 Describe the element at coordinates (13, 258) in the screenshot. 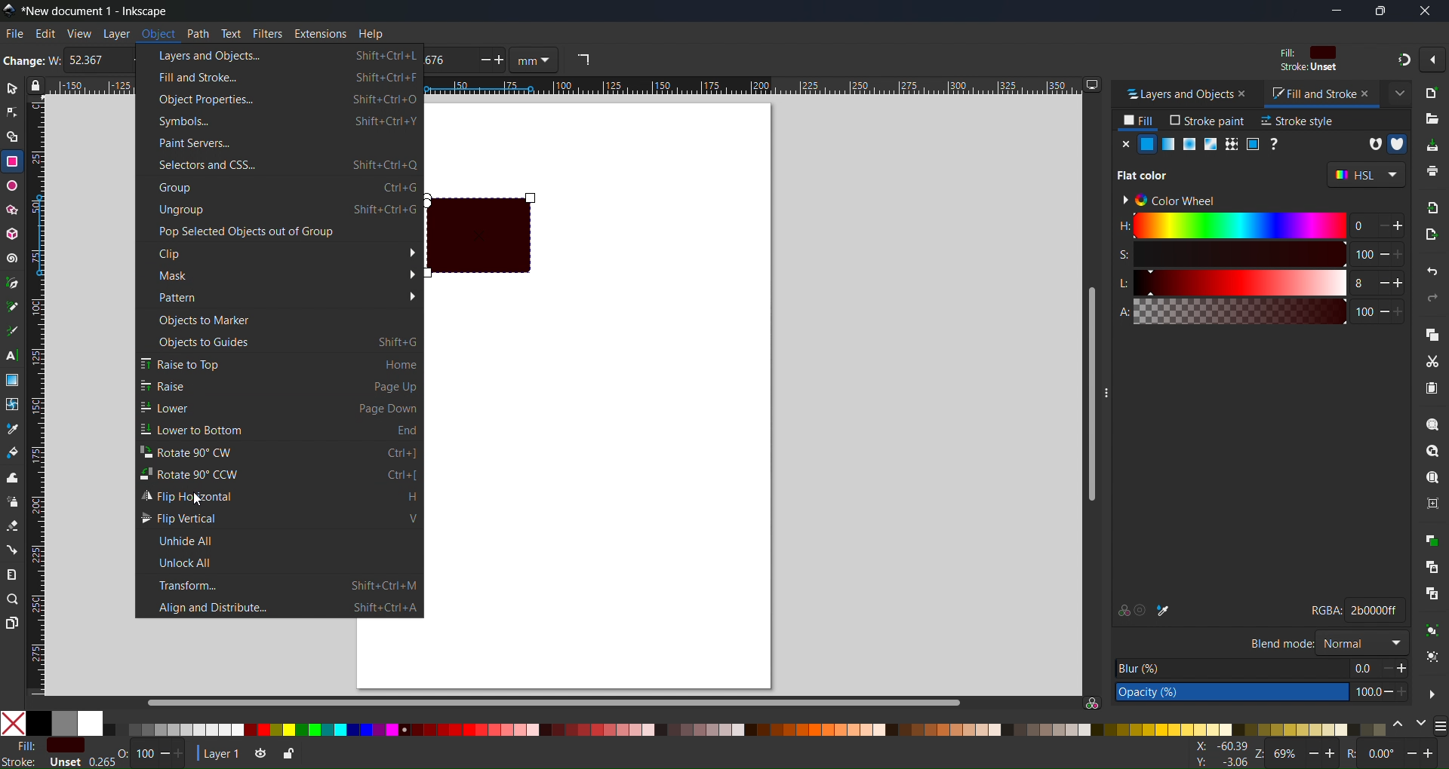

I see `Spiral Tool` at that location.